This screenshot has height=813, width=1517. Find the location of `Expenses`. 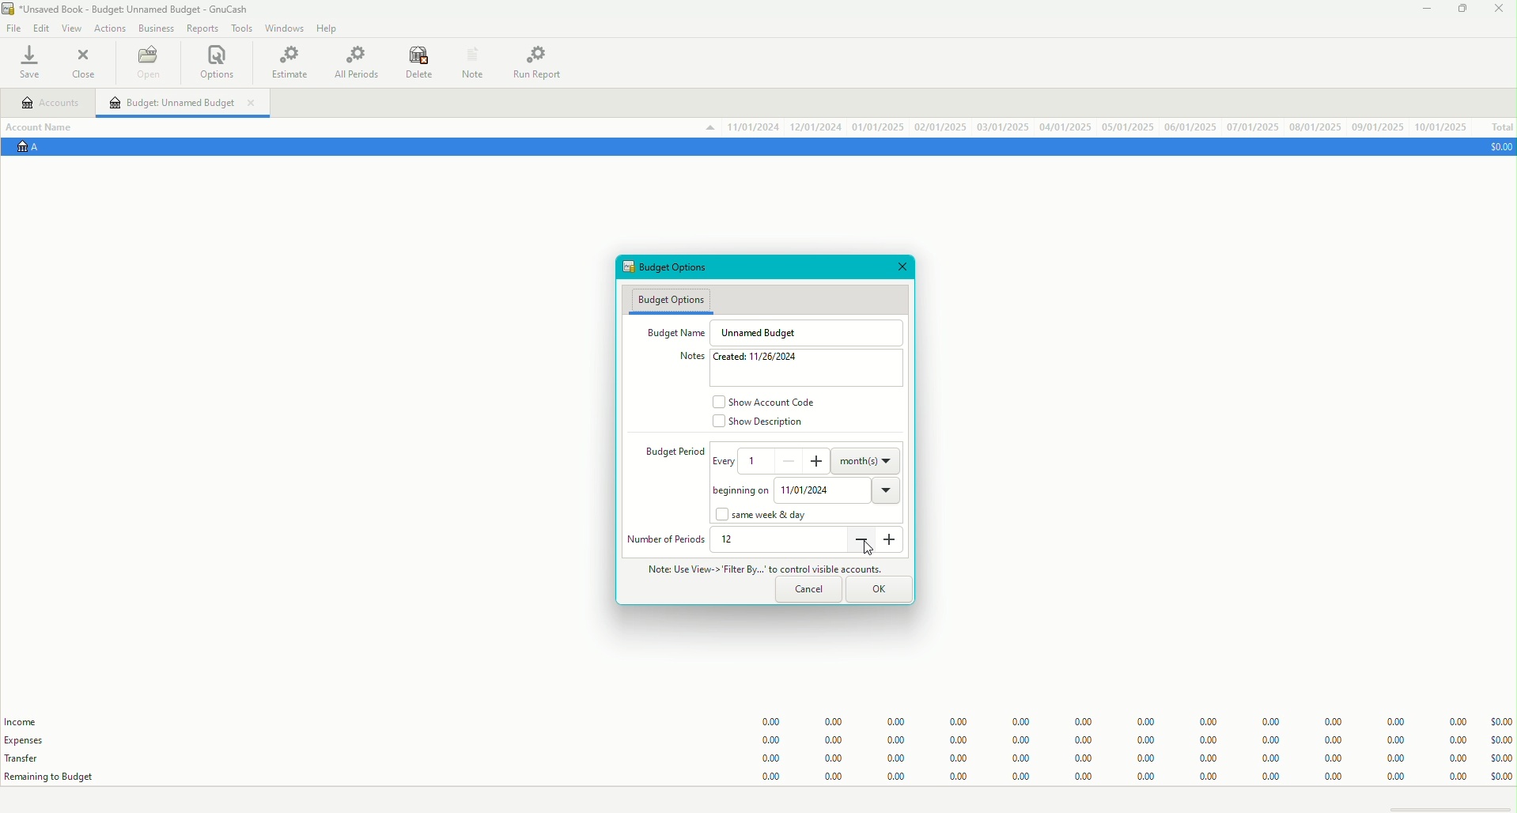

Expenses is located at coordinates (31, 740).